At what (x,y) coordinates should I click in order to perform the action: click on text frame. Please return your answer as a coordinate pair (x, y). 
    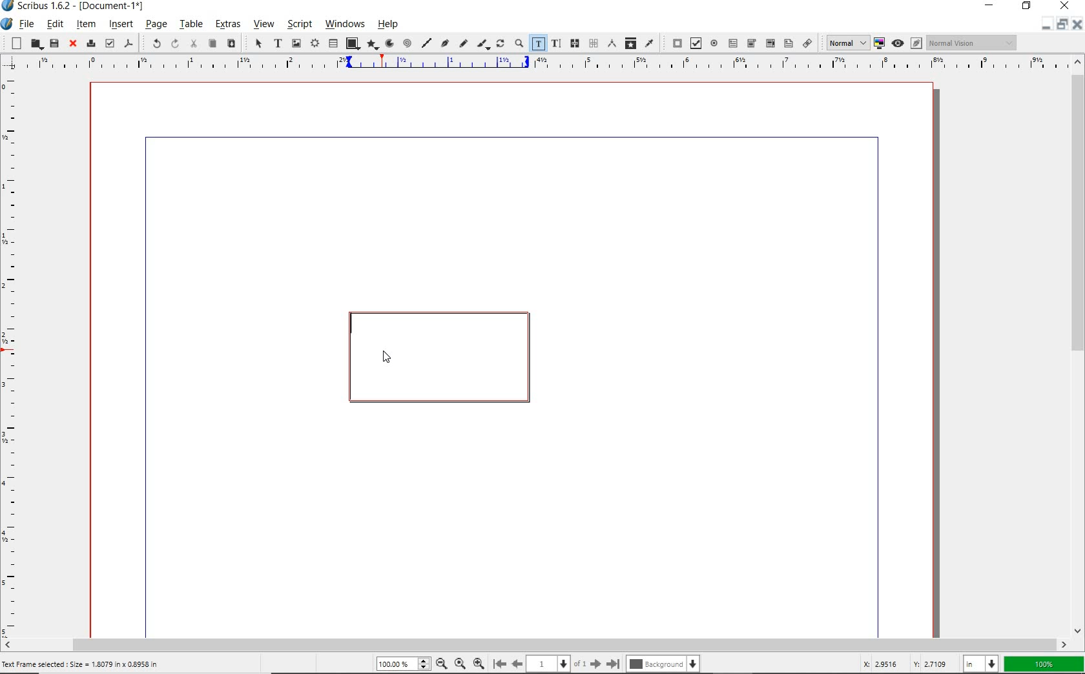
    Looking at the image, I should click on (276, 43).